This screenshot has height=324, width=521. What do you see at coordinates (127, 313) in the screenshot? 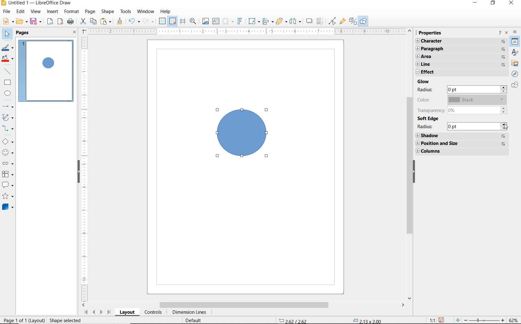
I see `LAYOUT` at bounding box center [127, 313].